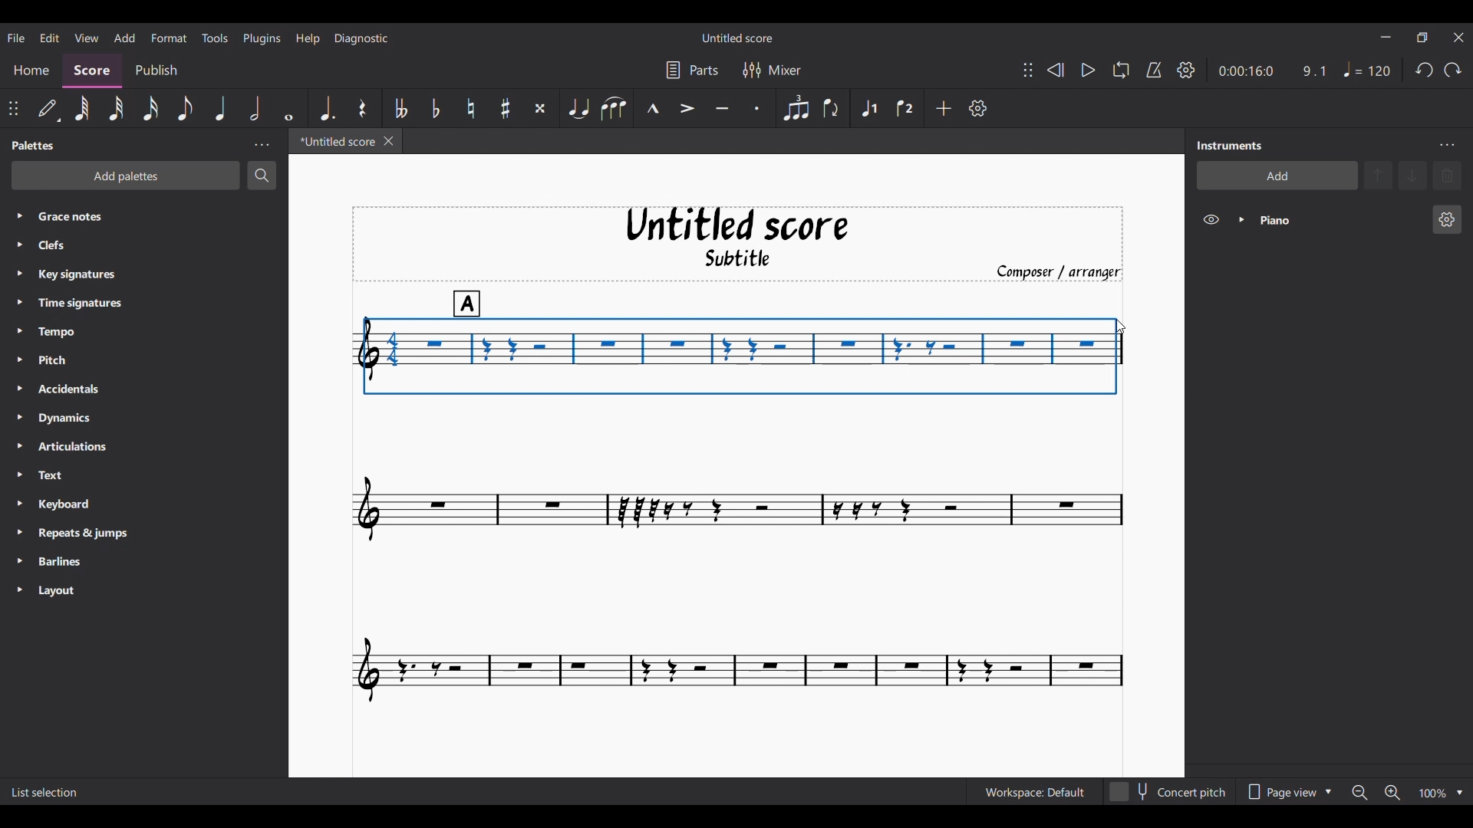  What do you see at coordinates (686, 108) in the screenshot?
I see `Accent` at bounding box center [686, 108].